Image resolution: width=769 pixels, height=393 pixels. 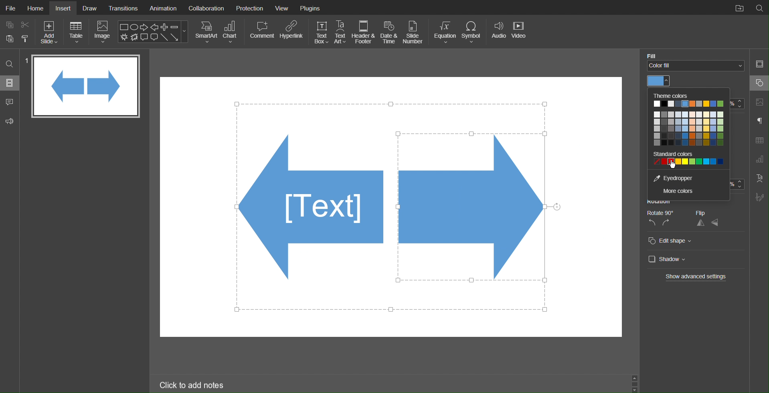 What do you see at coordinates (759, 160) in the screenshot?
I see `Chart Settings` at bounding box center [759, 160].